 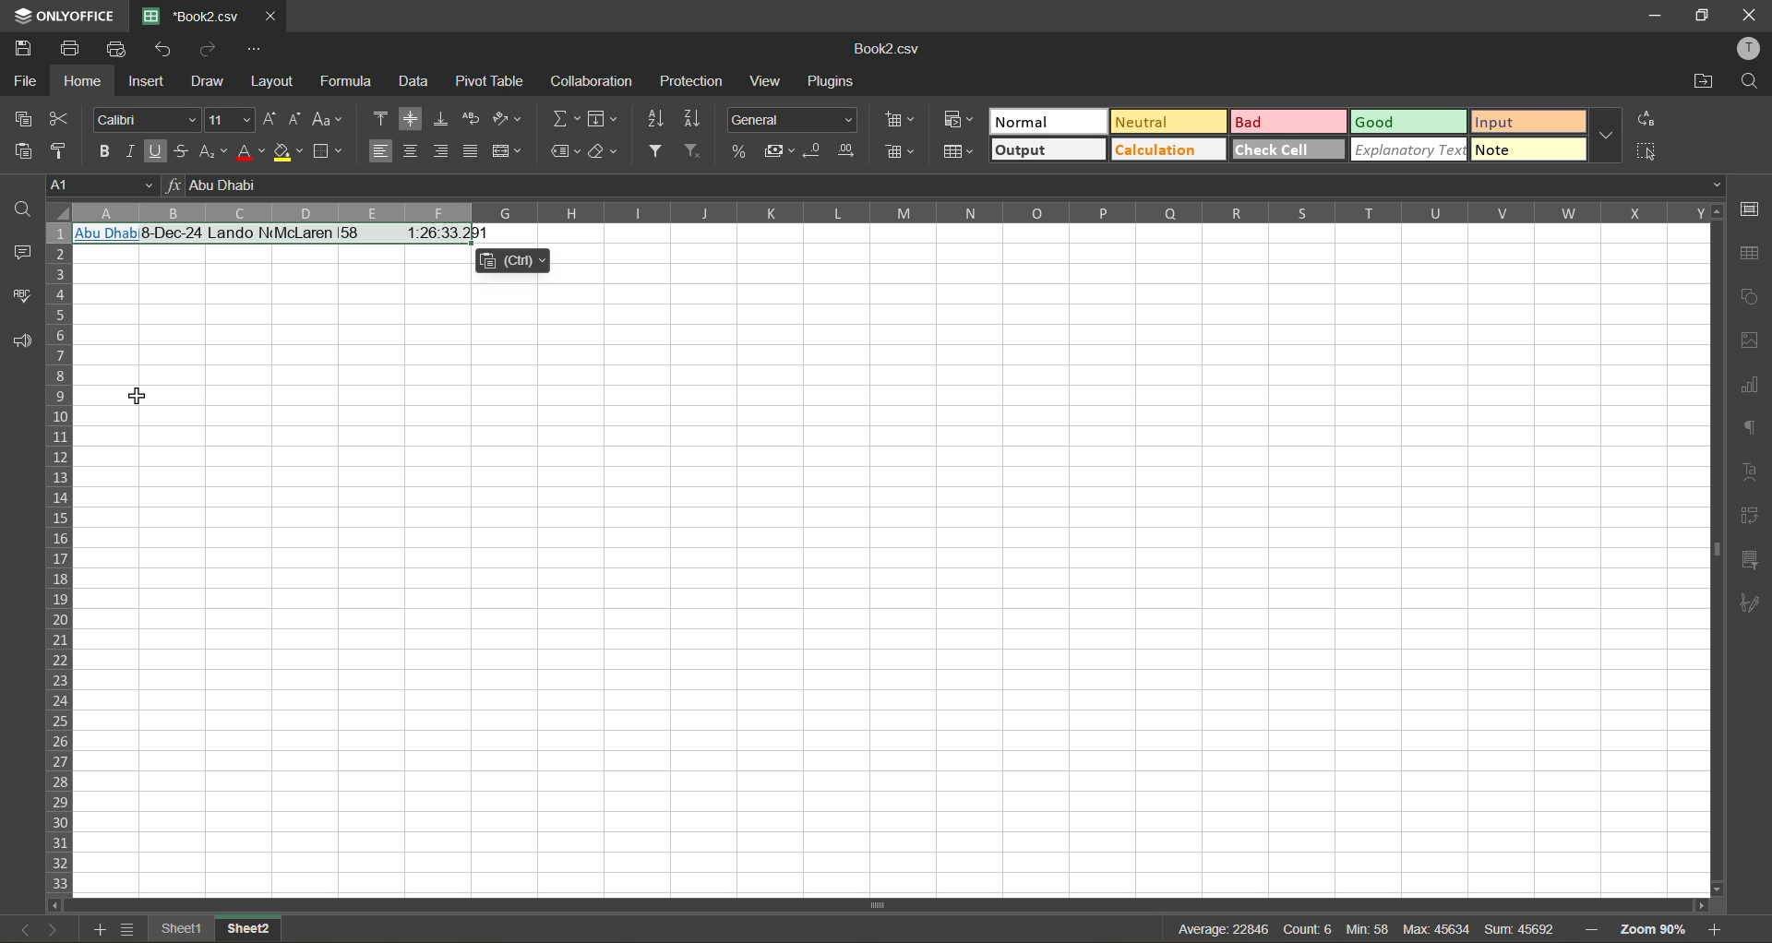 I want to click on more options, so click(x=1610, y=137).